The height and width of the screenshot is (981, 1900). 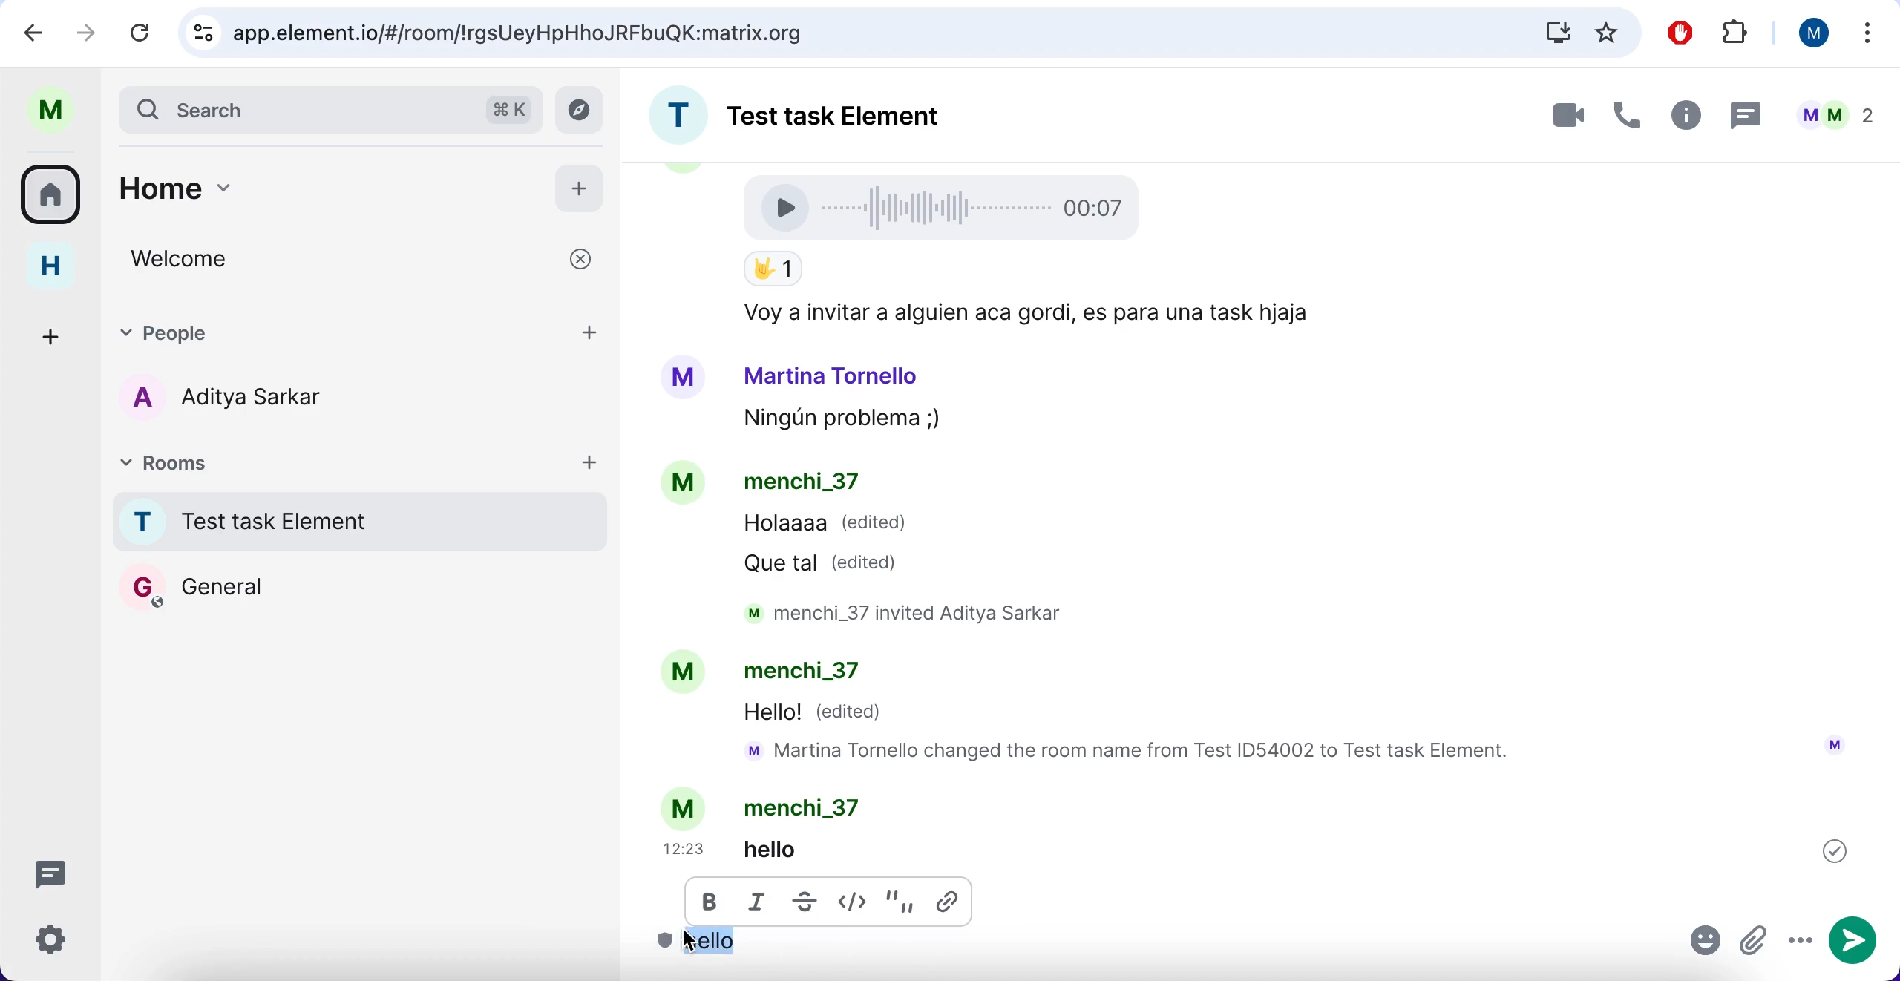 I want to click on 12:23, so click(x=687, y=849).